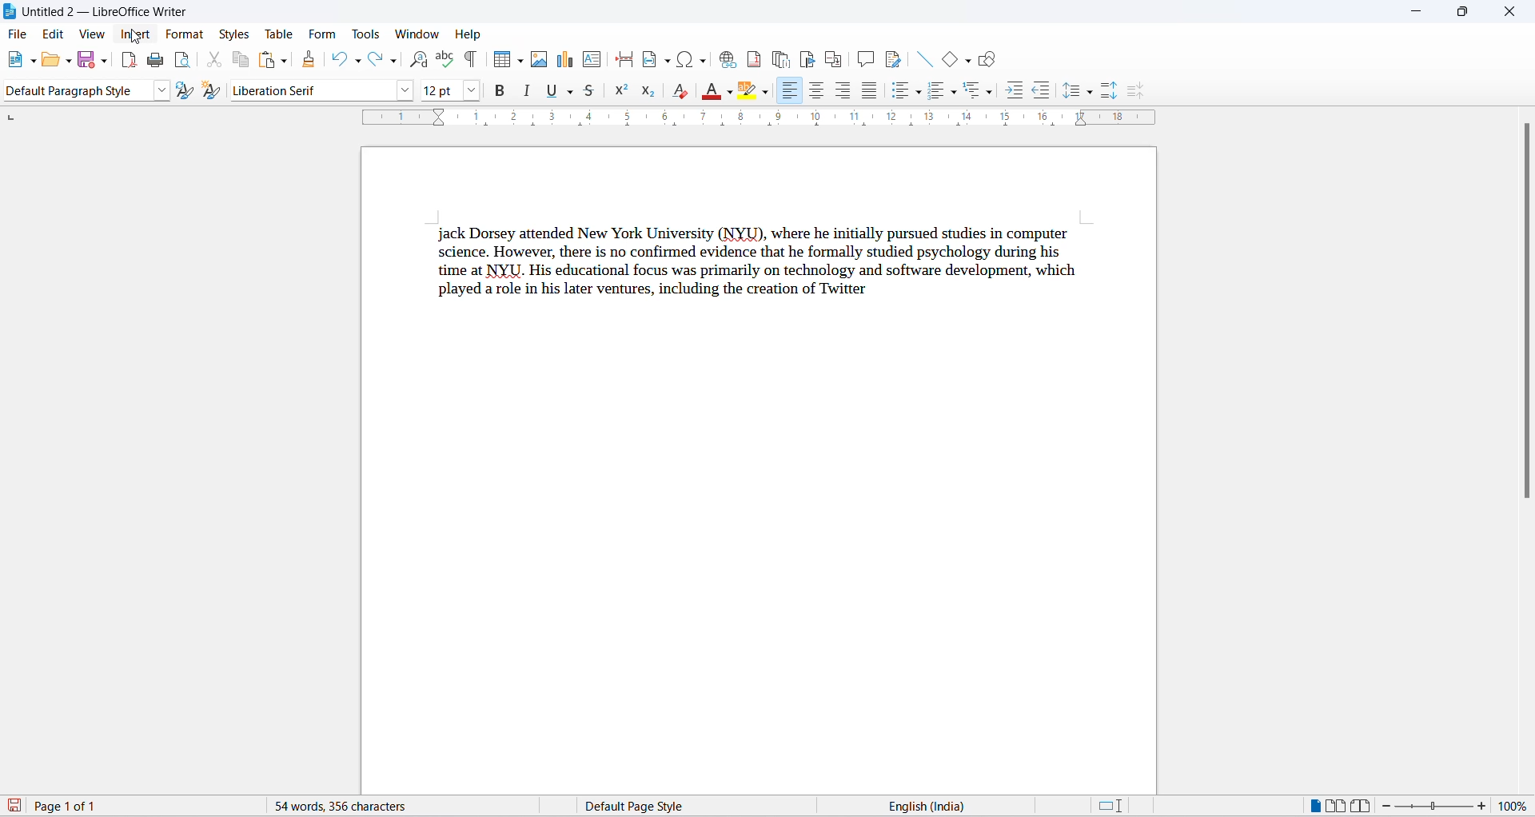 This screenshot has height=817, width=1535. I want to click on decrease zoom, so click(1391, 806).